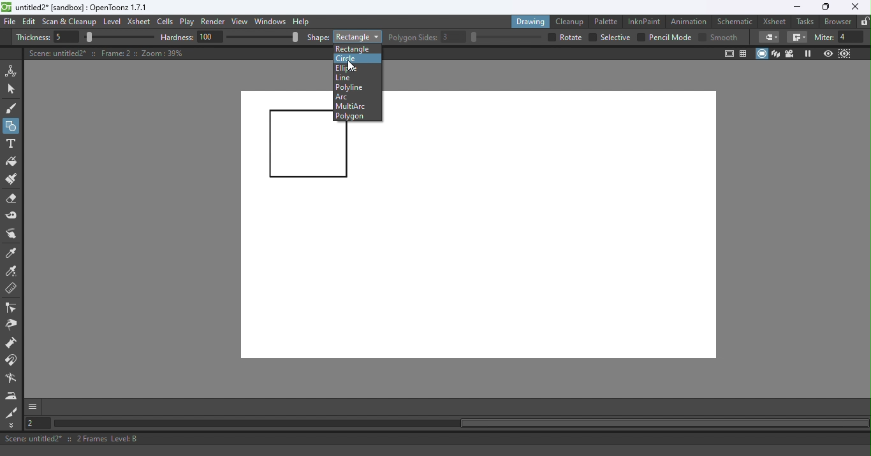 Image resolution: width=871 pixels, height=456 pixels. I want to click on Blender tool, so click(13, 379).